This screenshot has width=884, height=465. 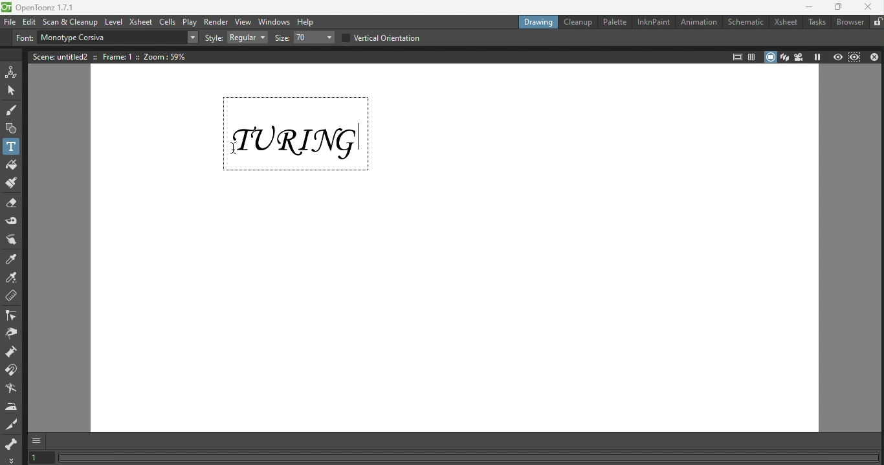 I want to click on InknPaint, so click(x=652, y=23).